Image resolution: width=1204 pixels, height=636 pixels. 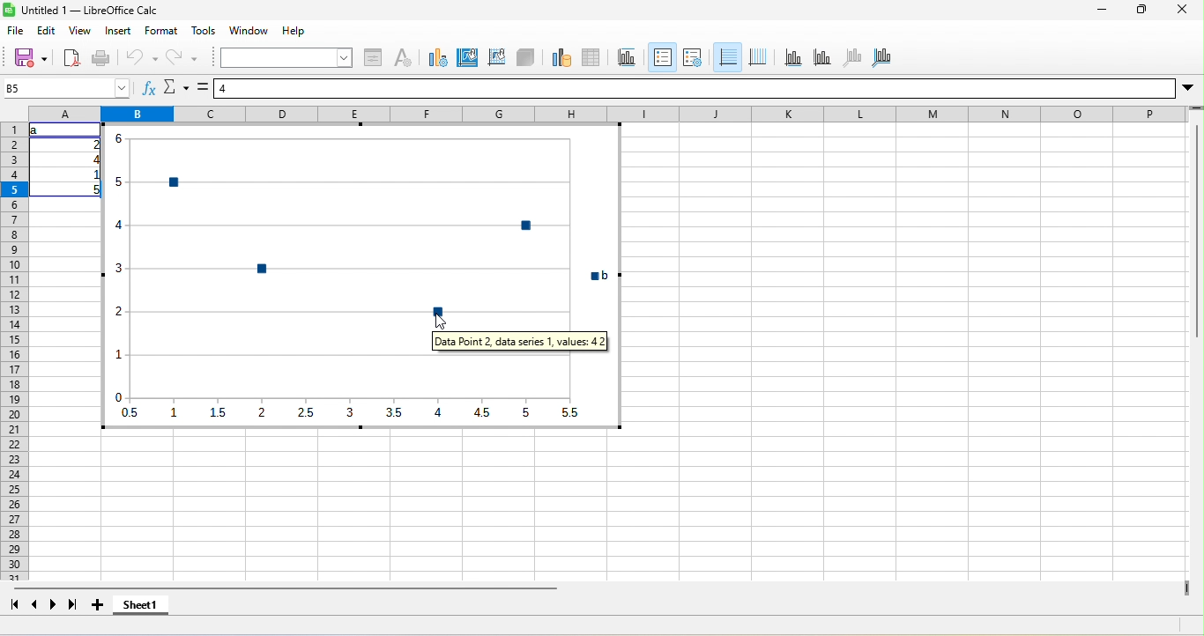 What do you see at coordinates (203, 87) in the screenshot?
I see `formula` at bounding box center [203, 87].